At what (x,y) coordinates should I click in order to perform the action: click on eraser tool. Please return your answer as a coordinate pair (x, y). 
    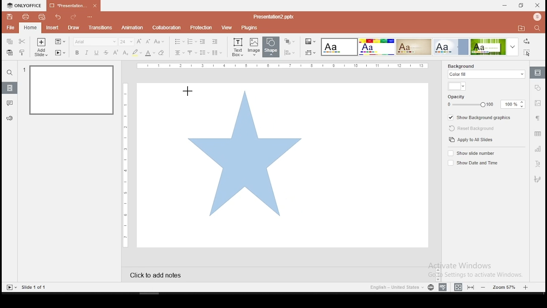
    Looking at the image, I should click on (161, 53).